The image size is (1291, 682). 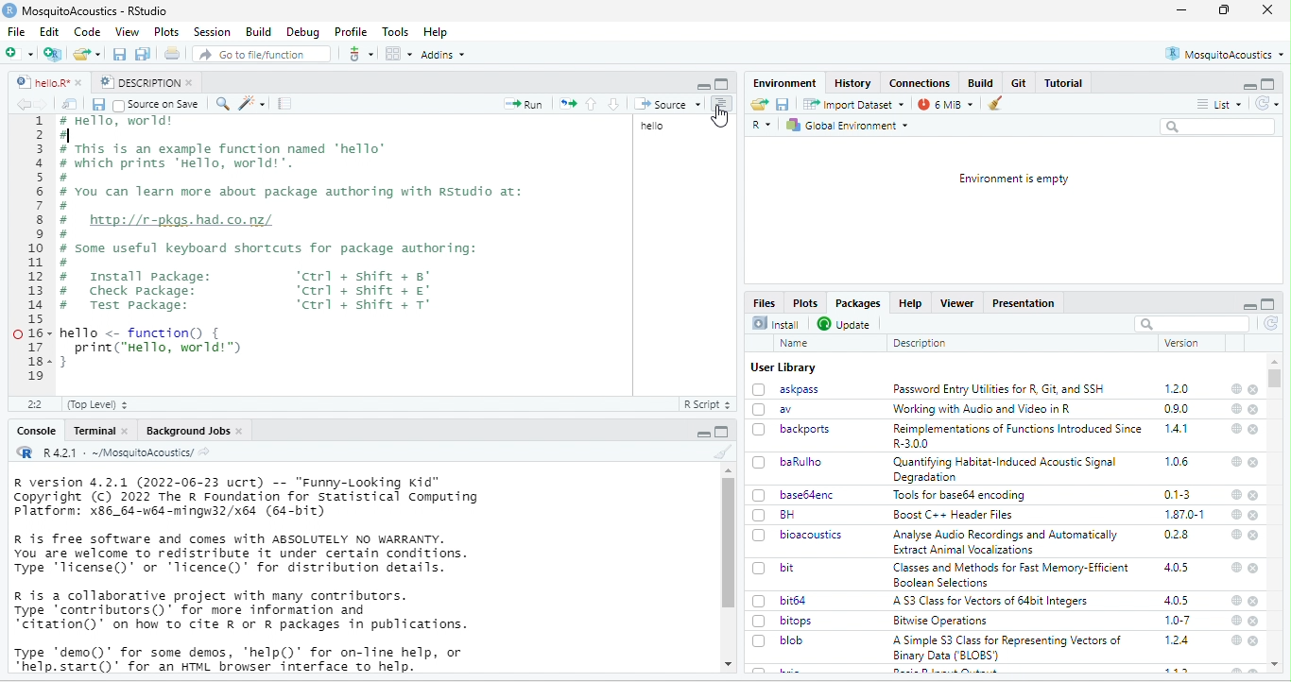 I want to click on Files, so click(x=764, y=301).